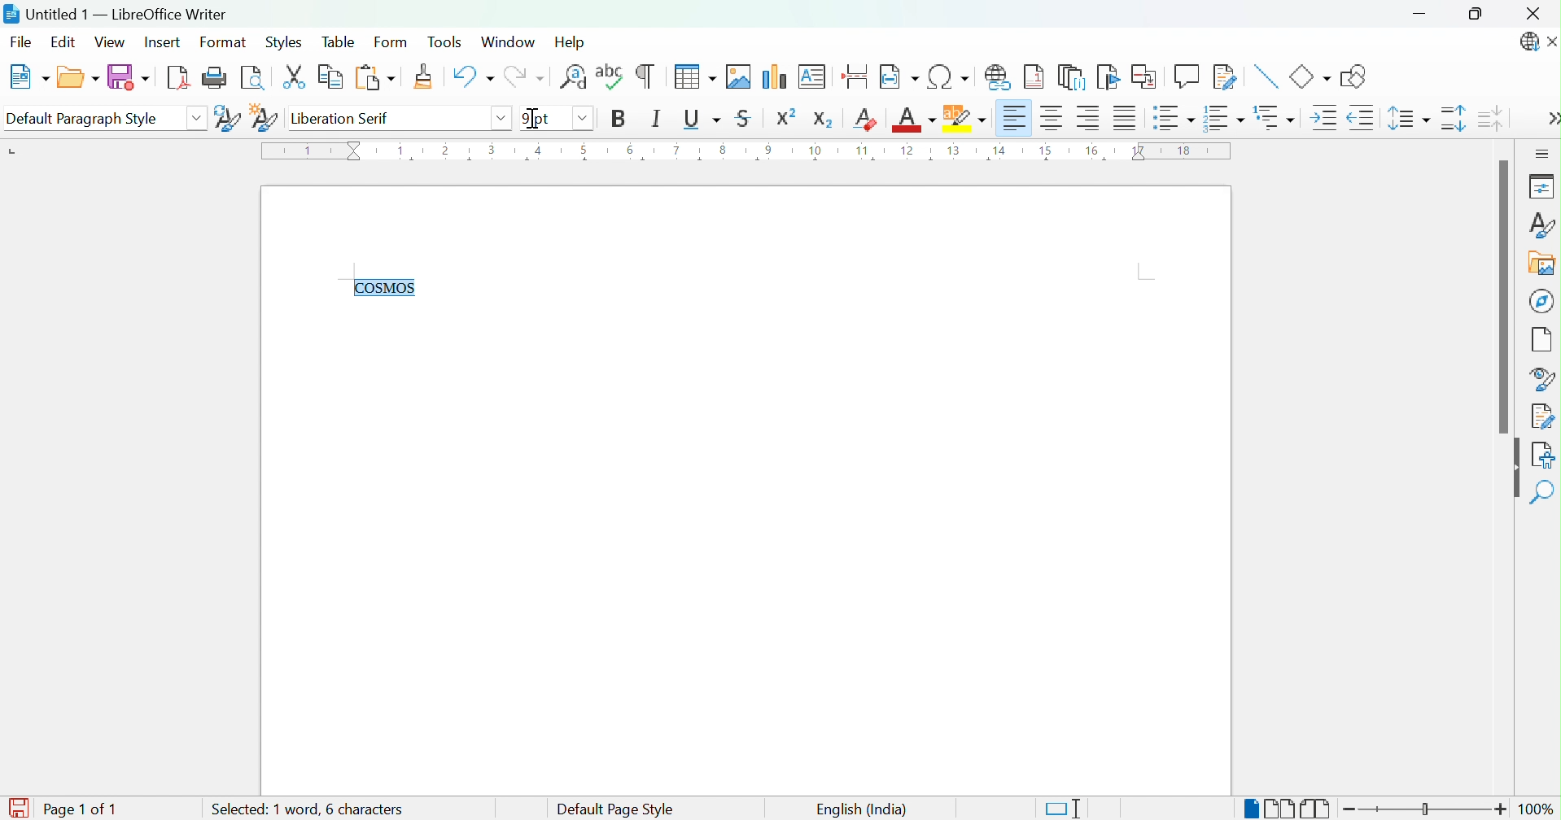 The image size is (1561, 820). What do you see at coordinates (1014, 118) in the screenshot?
I see `Align Left` at bounding box center [1014, 118].